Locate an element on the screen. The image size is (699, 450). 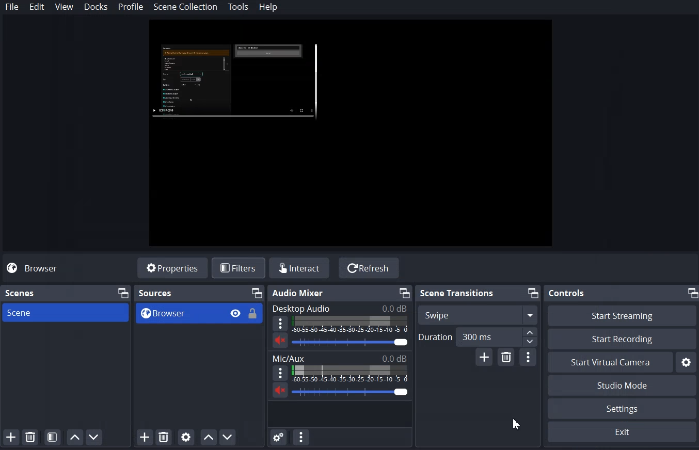
Move Scene Down is located at coordinates (94, 437).